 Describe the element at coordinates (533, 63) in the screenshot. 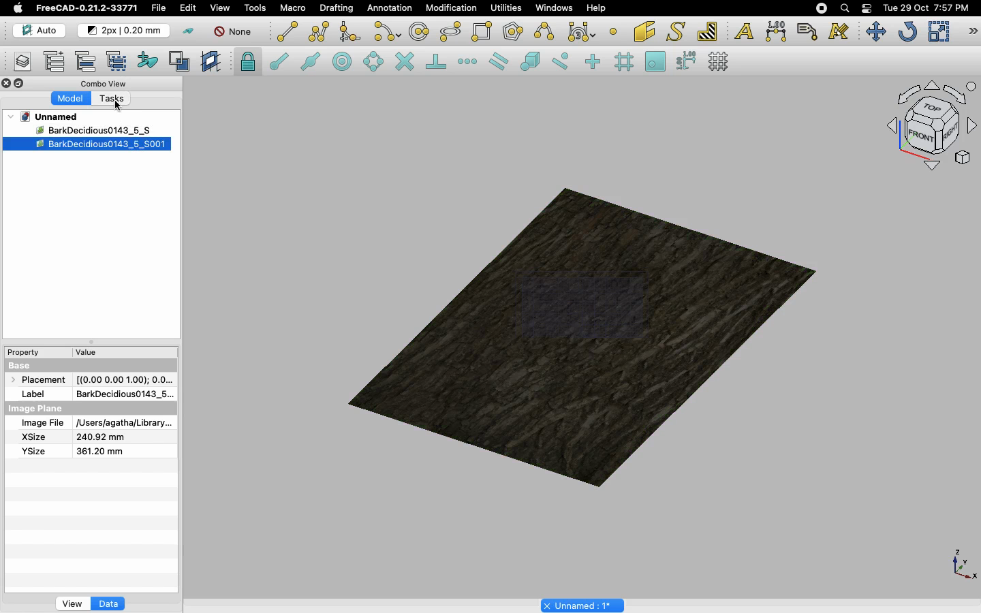

I see `Snap special ` at that location.